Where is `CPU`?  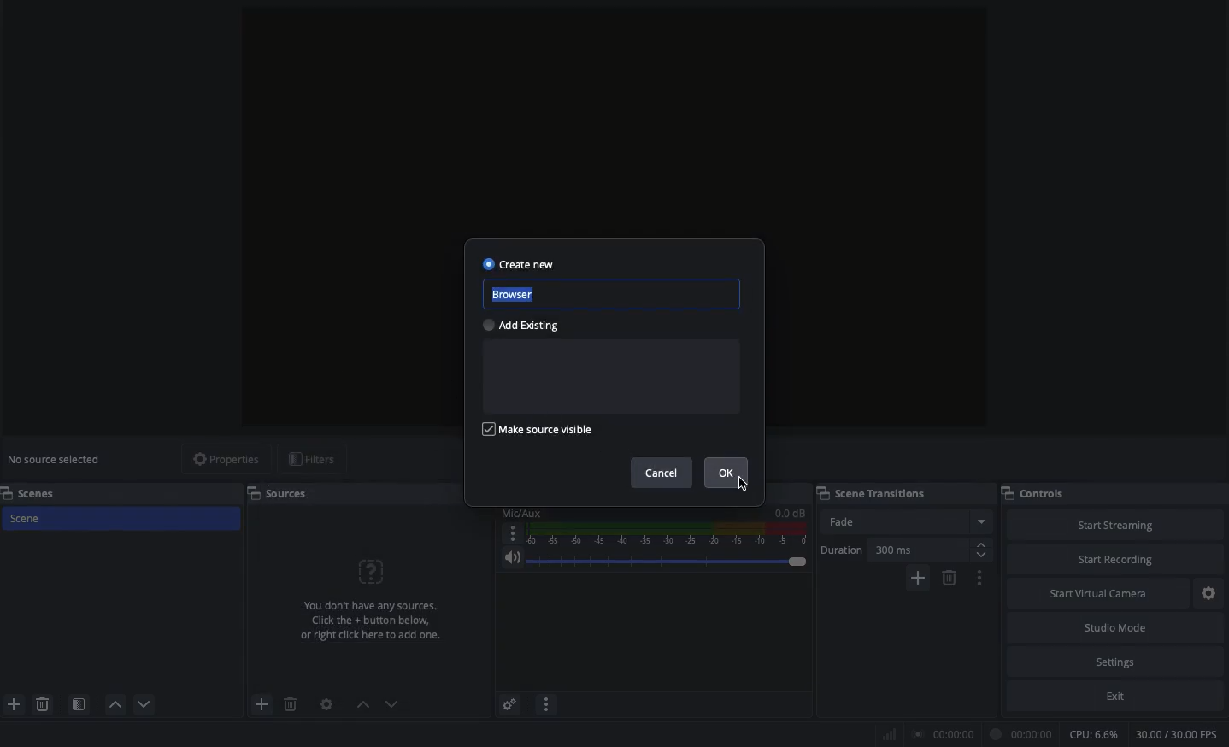
CPU is located at coordinates (1096, 734).